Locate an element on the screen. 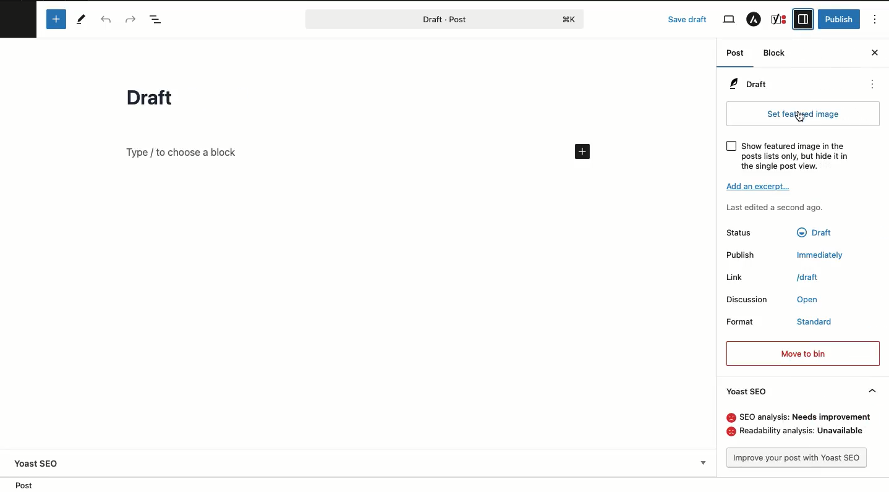  Status is located at coordinates (739, 232).